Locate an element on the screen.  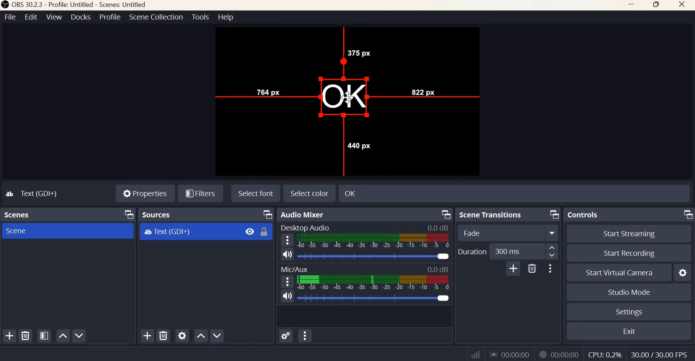
Select color is located at coordinates (309, 193).